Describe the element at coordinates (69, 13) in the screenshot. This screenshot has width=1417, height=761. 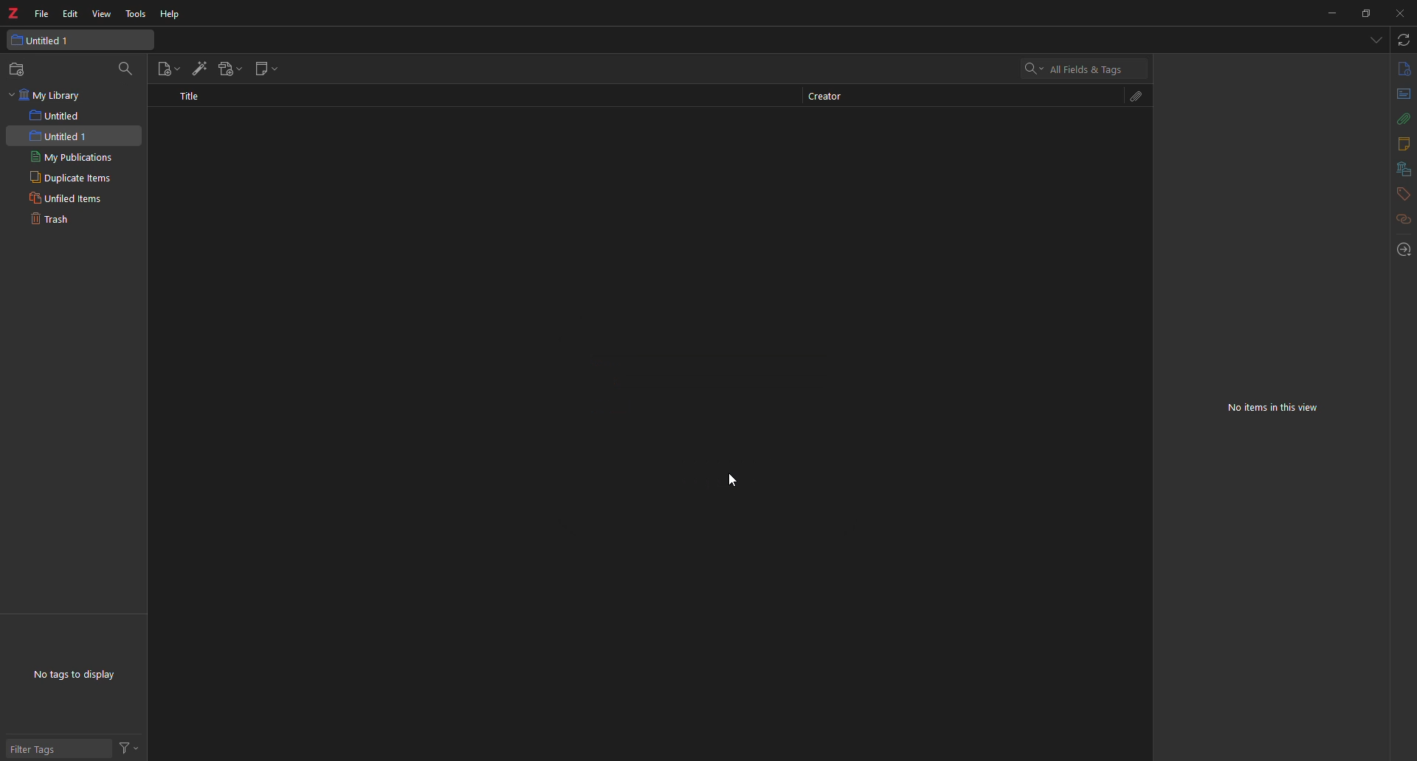
I see `edit` at that location.